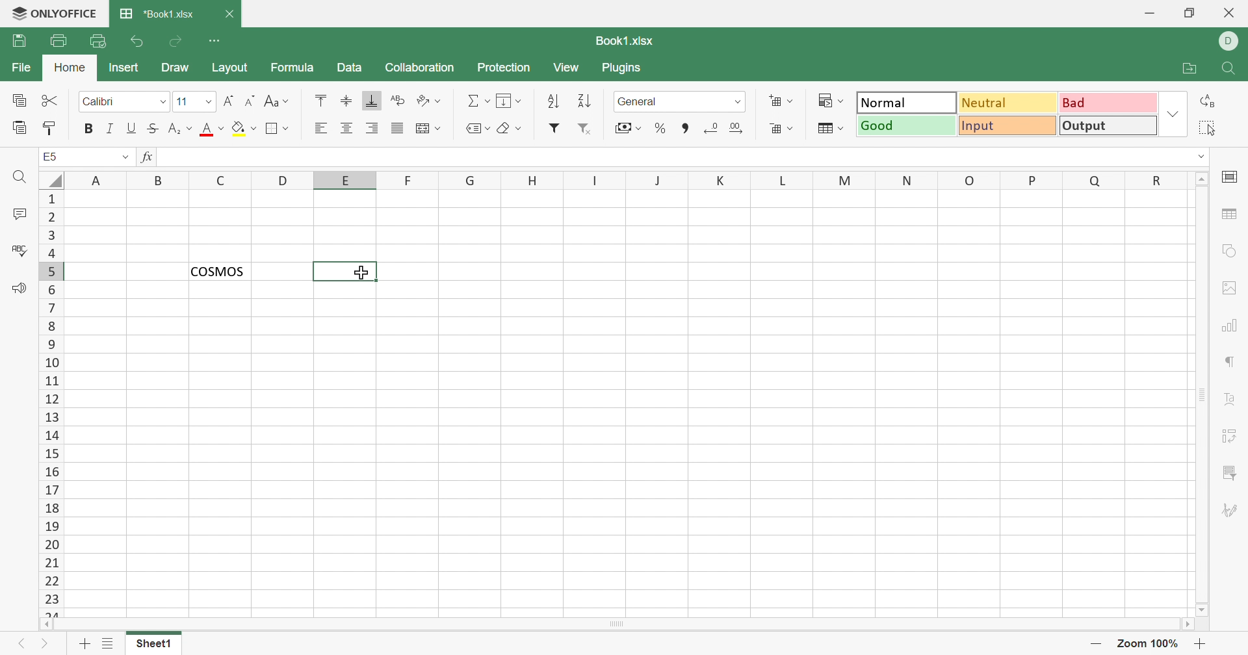 The width and height of the screenshot is (1248, 655). Describe the element at coordinates (157, 14) in the screenshot. I see `Book1.xlsx` at that location.